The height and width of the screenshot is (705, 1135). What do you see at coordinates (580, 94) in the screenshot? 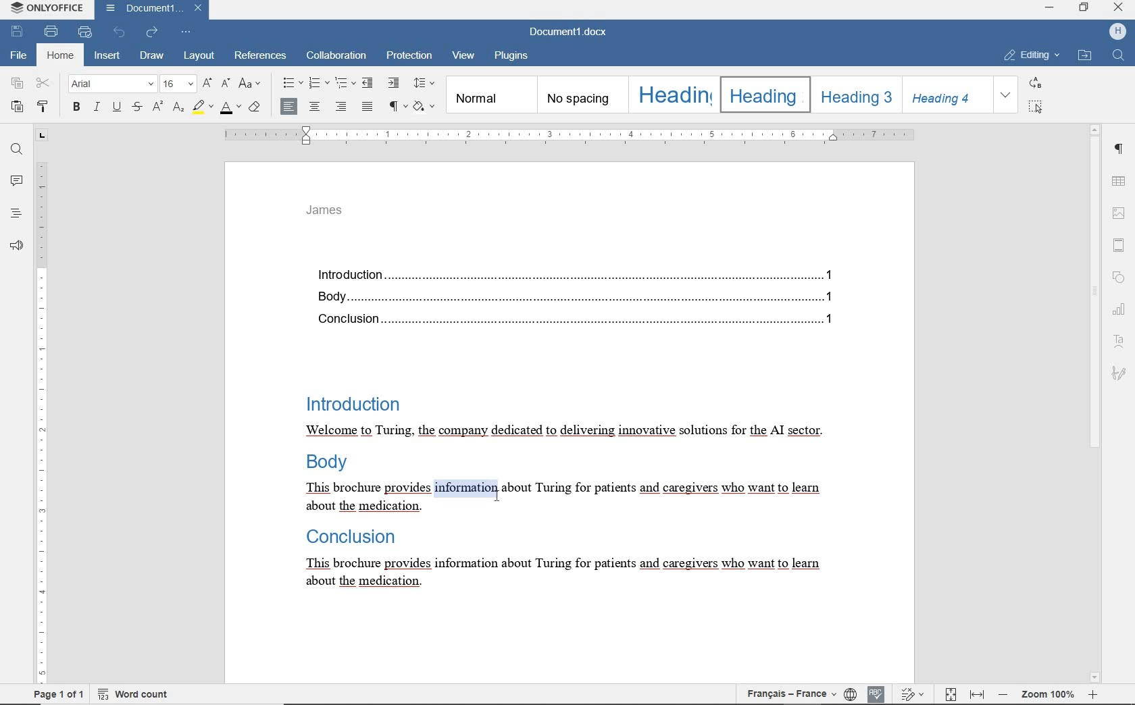
I see `NO SPACING` at bounding box center [580, 94].